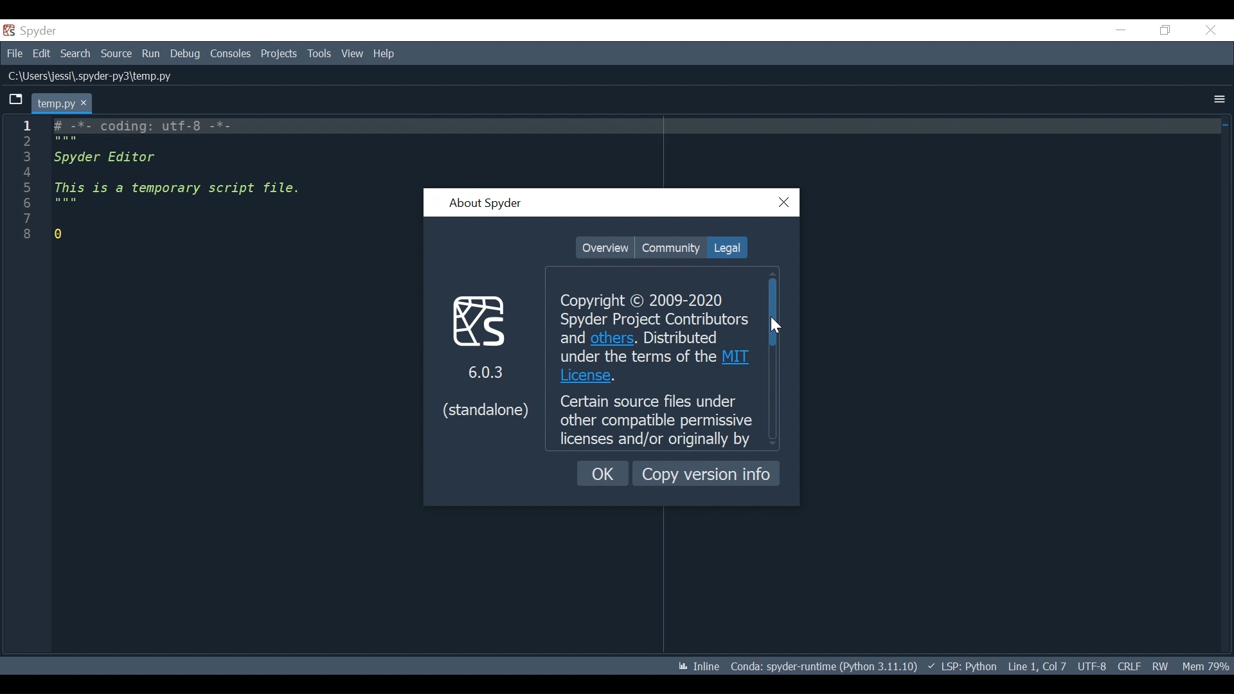 The image size is (1234, 694). Describe the element at coordinates (1037, 664) in the screenshot. I see `Line 1, Col 7` at that location.